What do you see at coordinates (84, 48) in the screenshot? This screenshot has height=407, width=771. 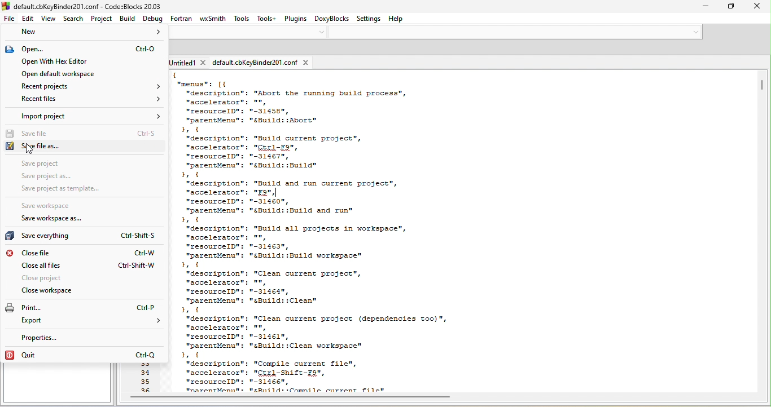 I see `open` at bounding box center [84, 48].